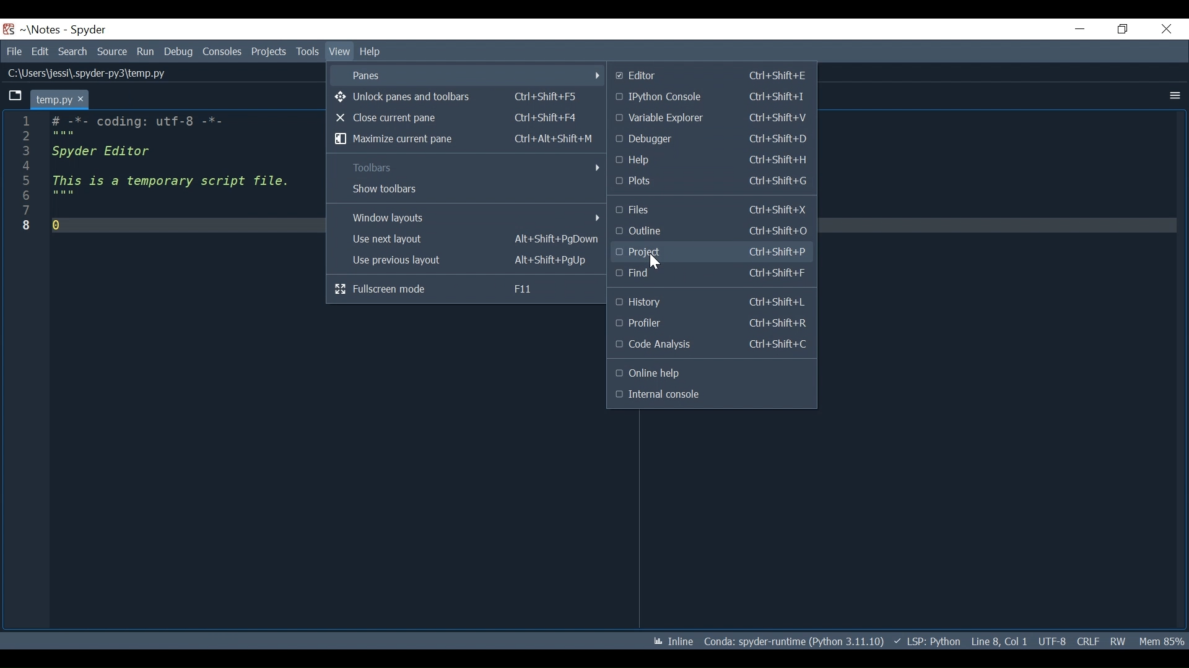 Image resolution: width=1189 pixels, height=668 pixels. I want to click on Panes, so click(469, 75).